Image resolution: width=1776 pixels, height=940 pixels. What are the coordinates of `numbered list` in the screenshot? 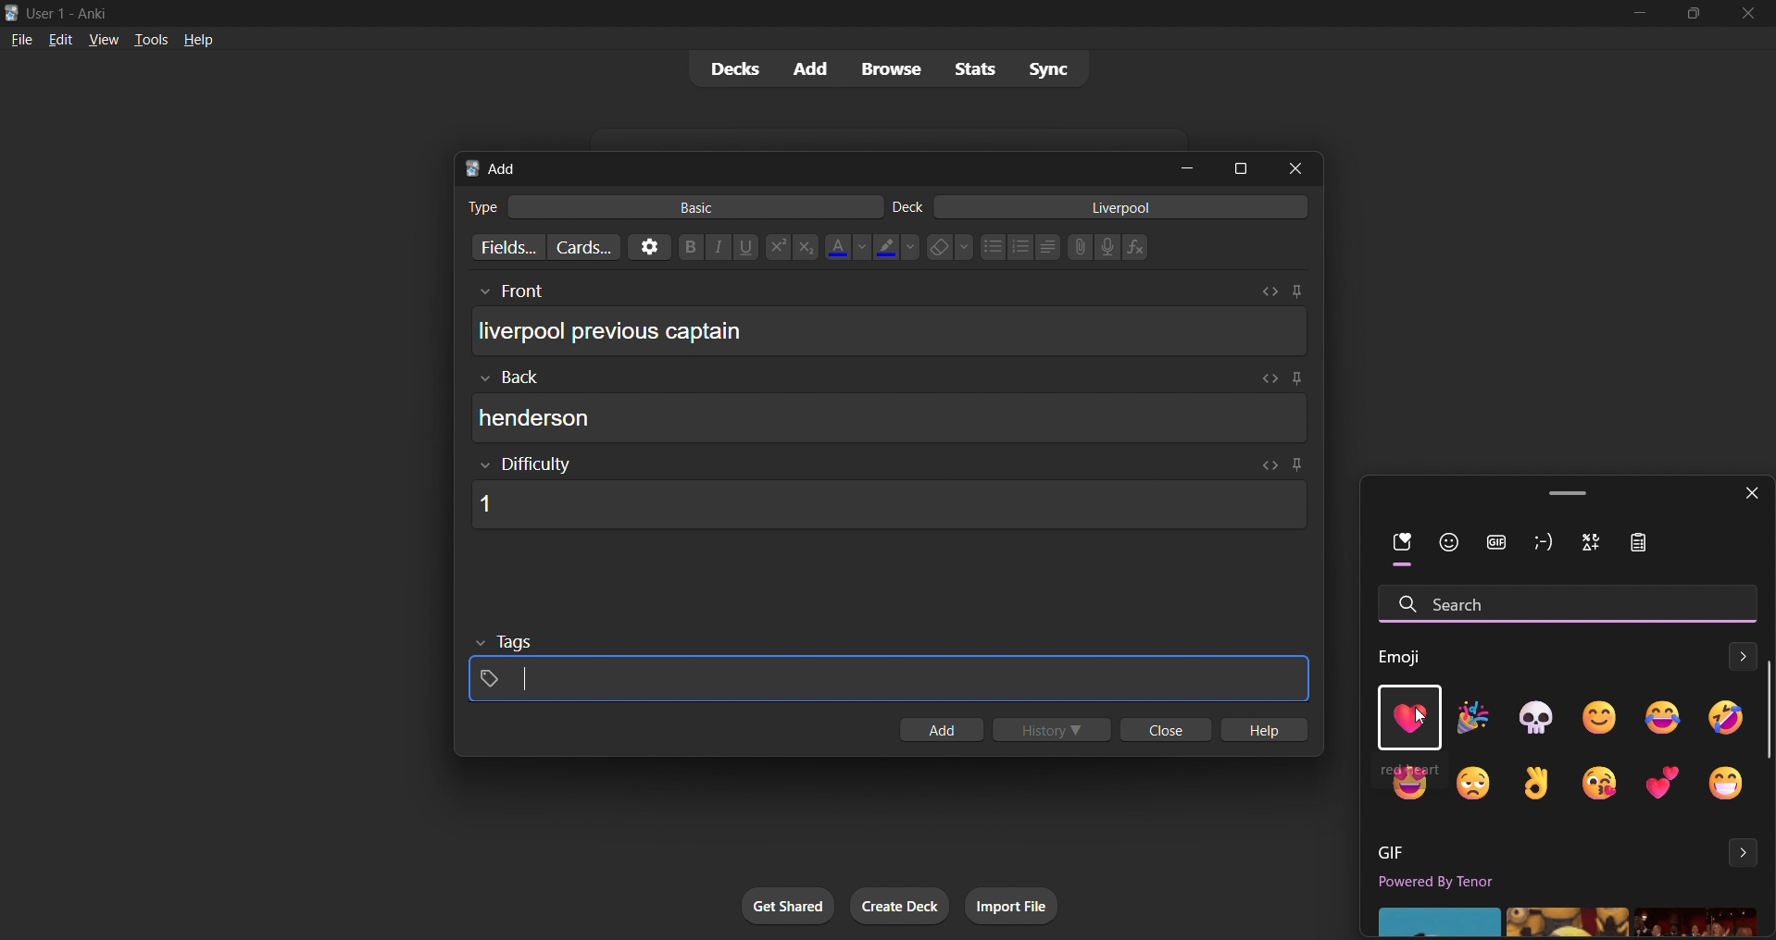 It's located at (1021, 249).